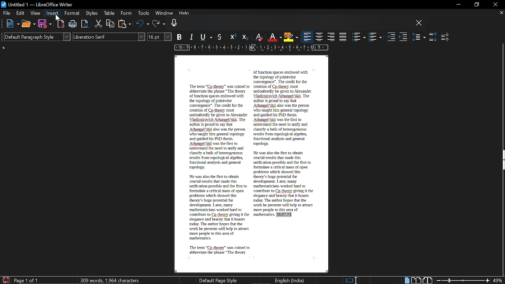 The image size is (505, 284). I want to click on Book view, so click(428, 280).